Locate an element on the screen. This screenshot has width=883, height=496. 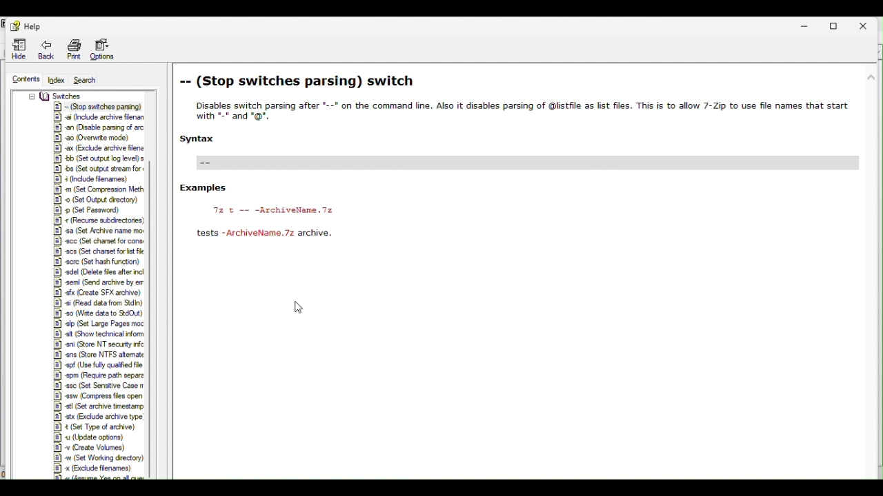
Search is located at coordinates (88, 81).